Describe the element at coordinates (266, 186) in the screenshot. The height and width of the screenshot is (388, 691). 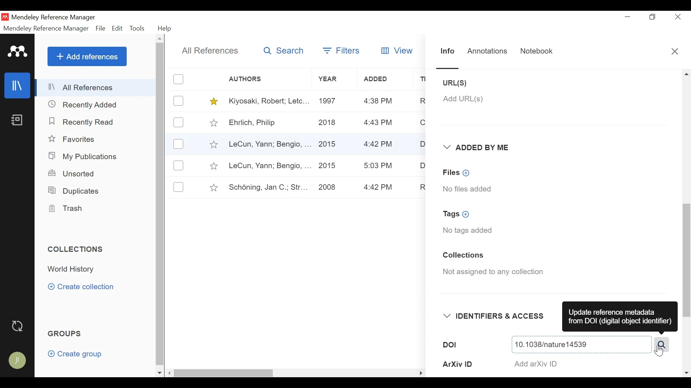
I see `Schoning, Jan C.; Str..` at that location.